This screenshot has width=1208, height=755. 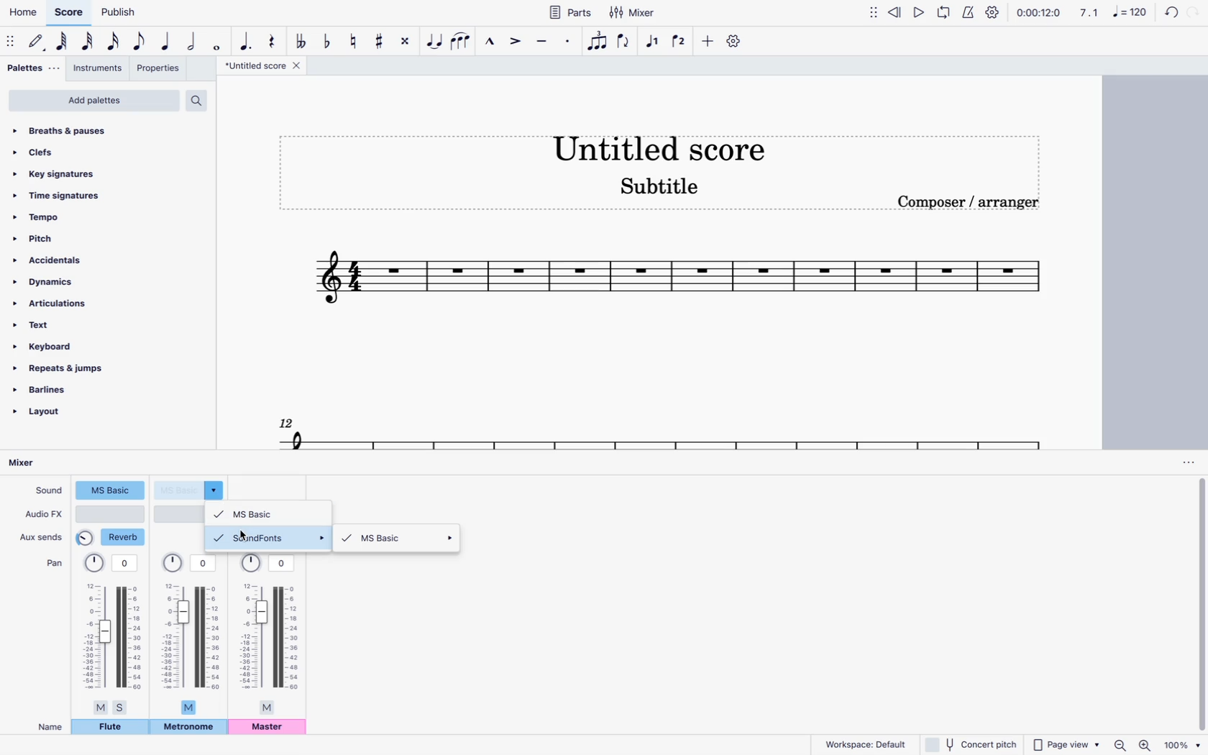 I want to click on barlines, so click(x=68, y=389).